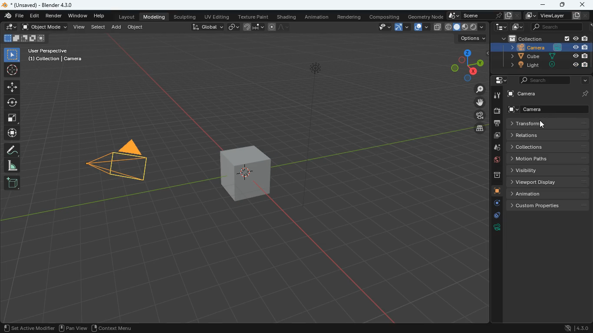 The image size is (593, 333). I want to click on compositing, so click(386, 16).